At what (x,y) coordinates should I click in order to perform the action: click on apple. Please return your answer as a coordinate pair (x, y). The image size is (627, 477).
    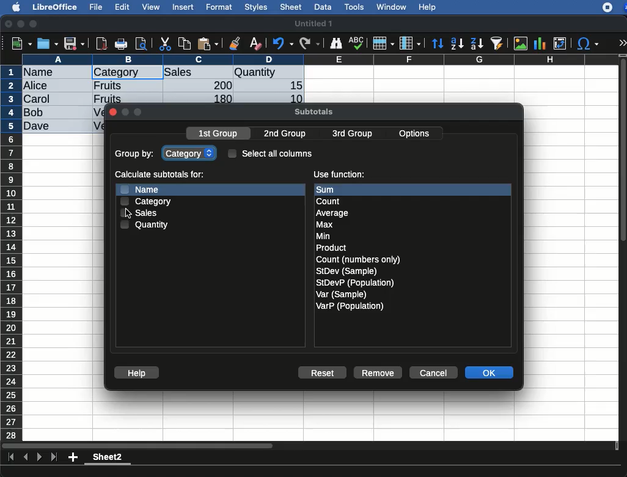
    Looking at the image, I should click on (13, 6).